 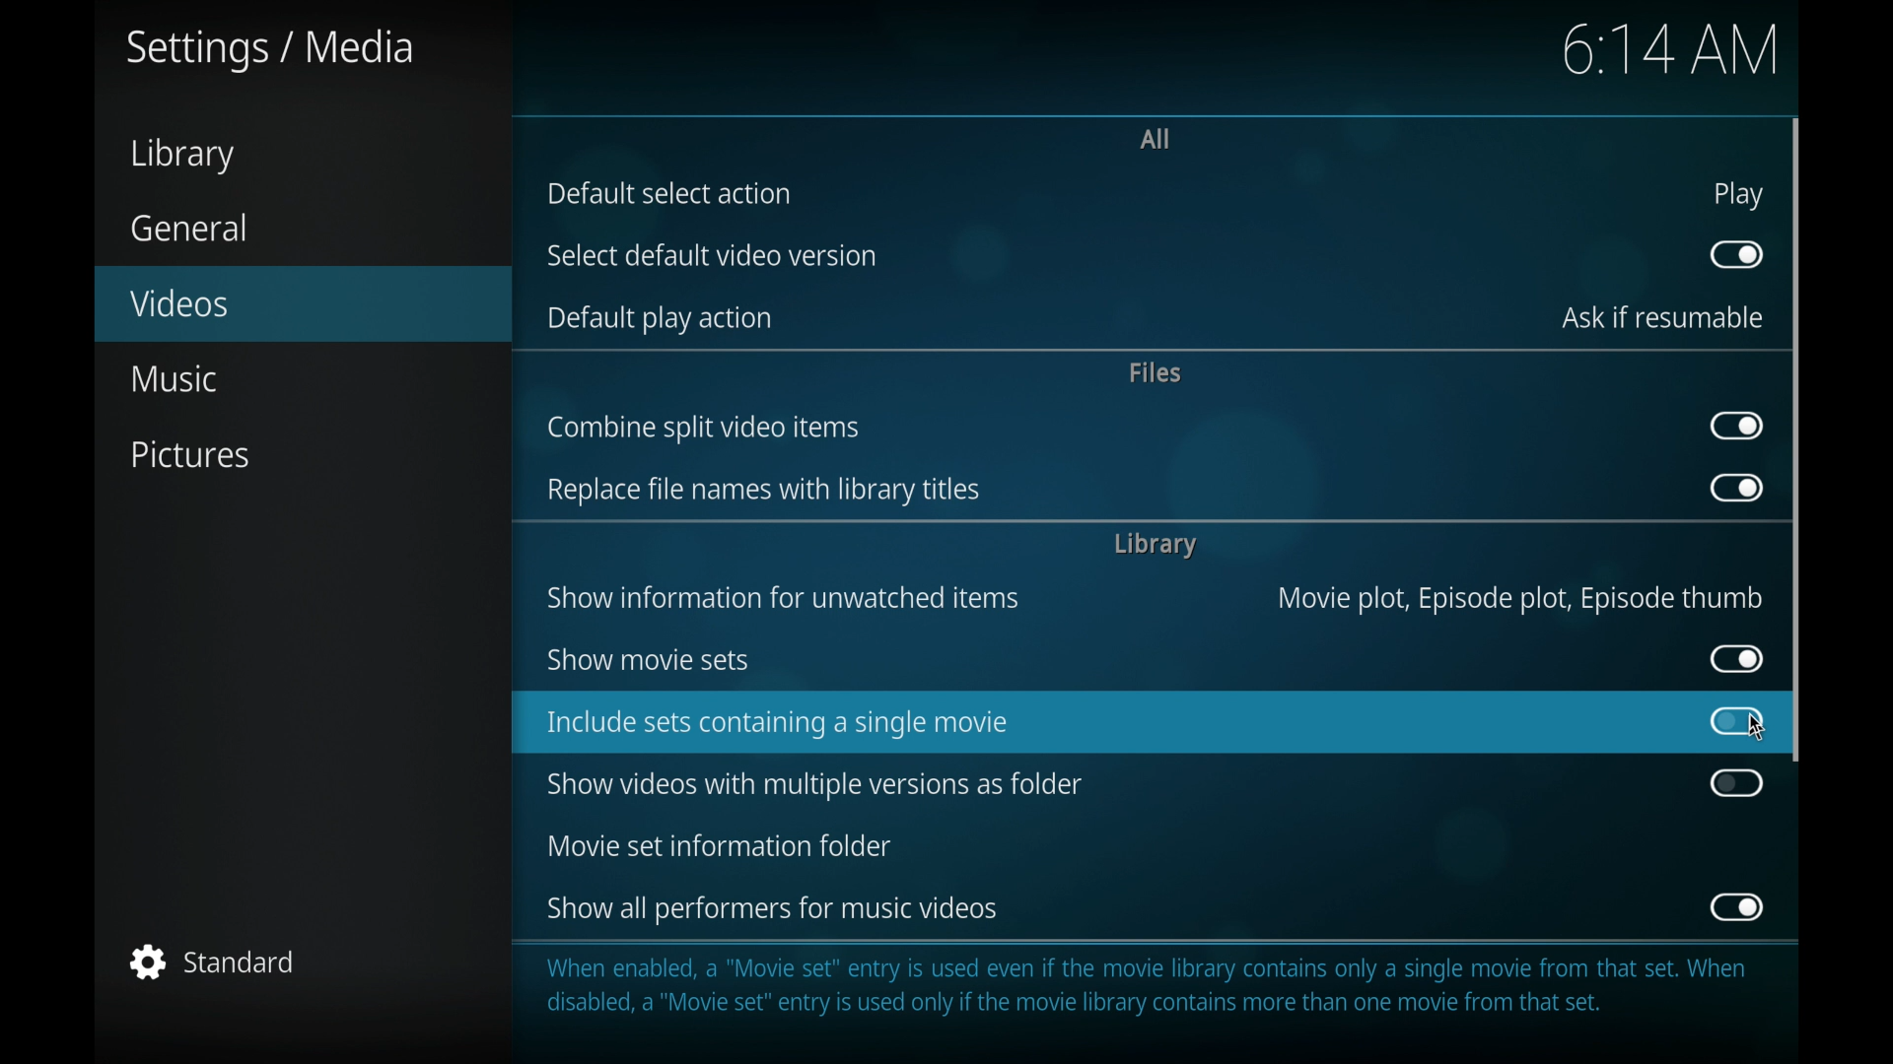 I want to click on play, so click(x=1738, y=195).